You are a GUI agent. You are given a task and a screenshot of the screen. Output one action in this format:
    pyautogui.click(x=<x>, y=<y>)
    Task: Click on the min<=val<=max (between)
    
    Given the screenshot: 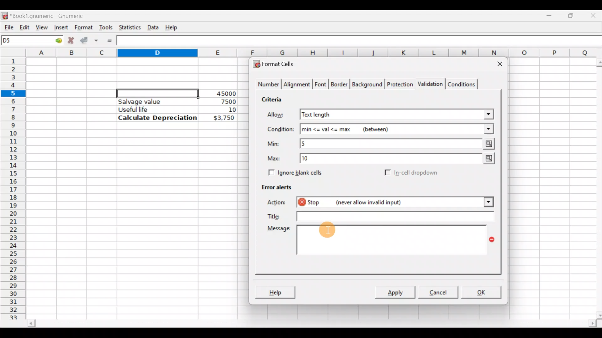 What is the action you would take?
    pyautogui.click(x=397, y=129)
    